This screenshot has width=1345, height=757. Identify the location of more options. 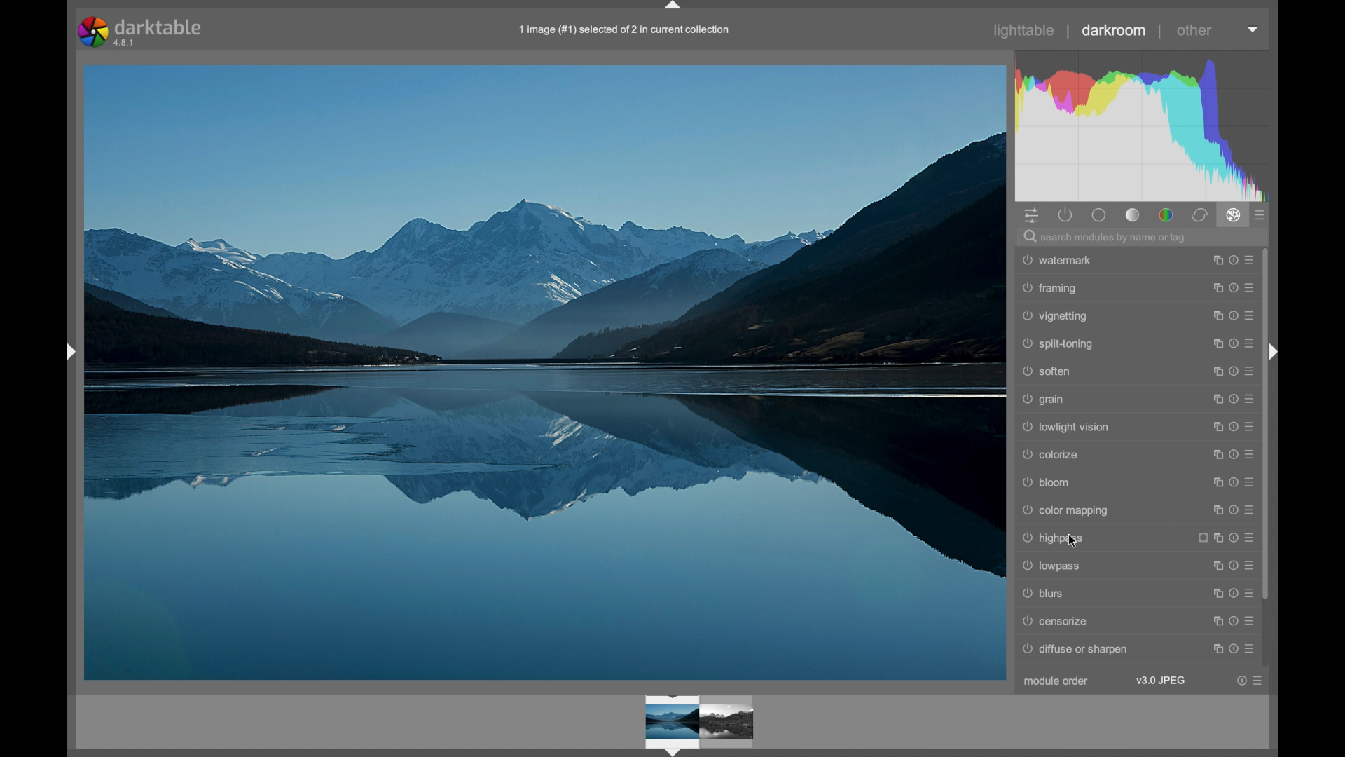
(1233, 427).